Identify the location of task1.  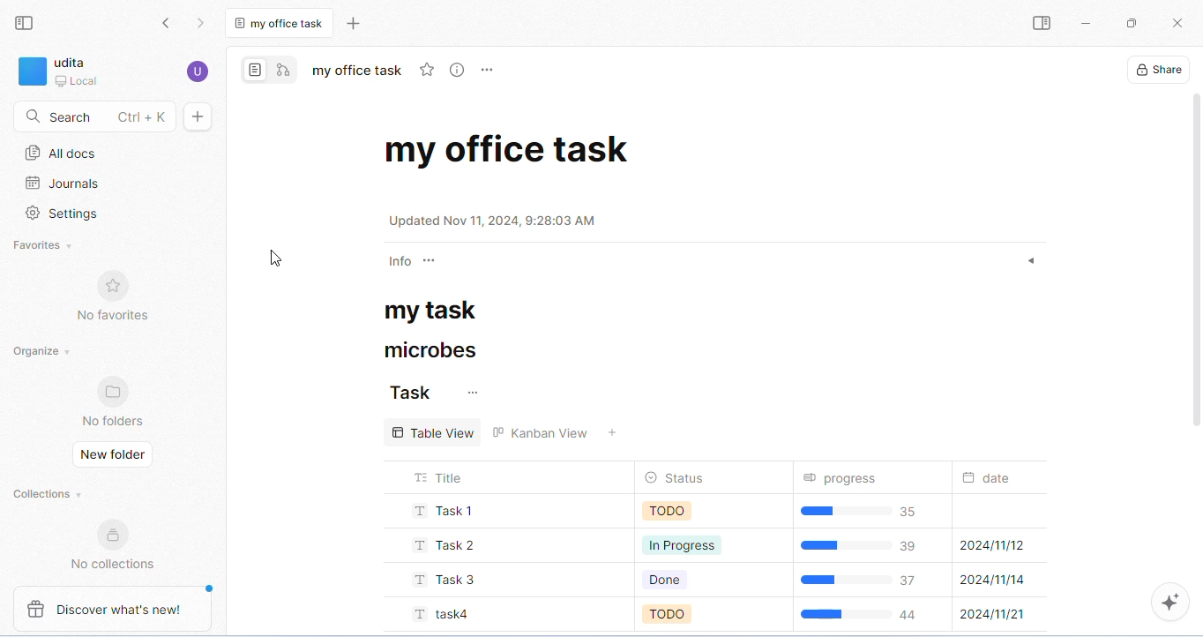
(441, 511).